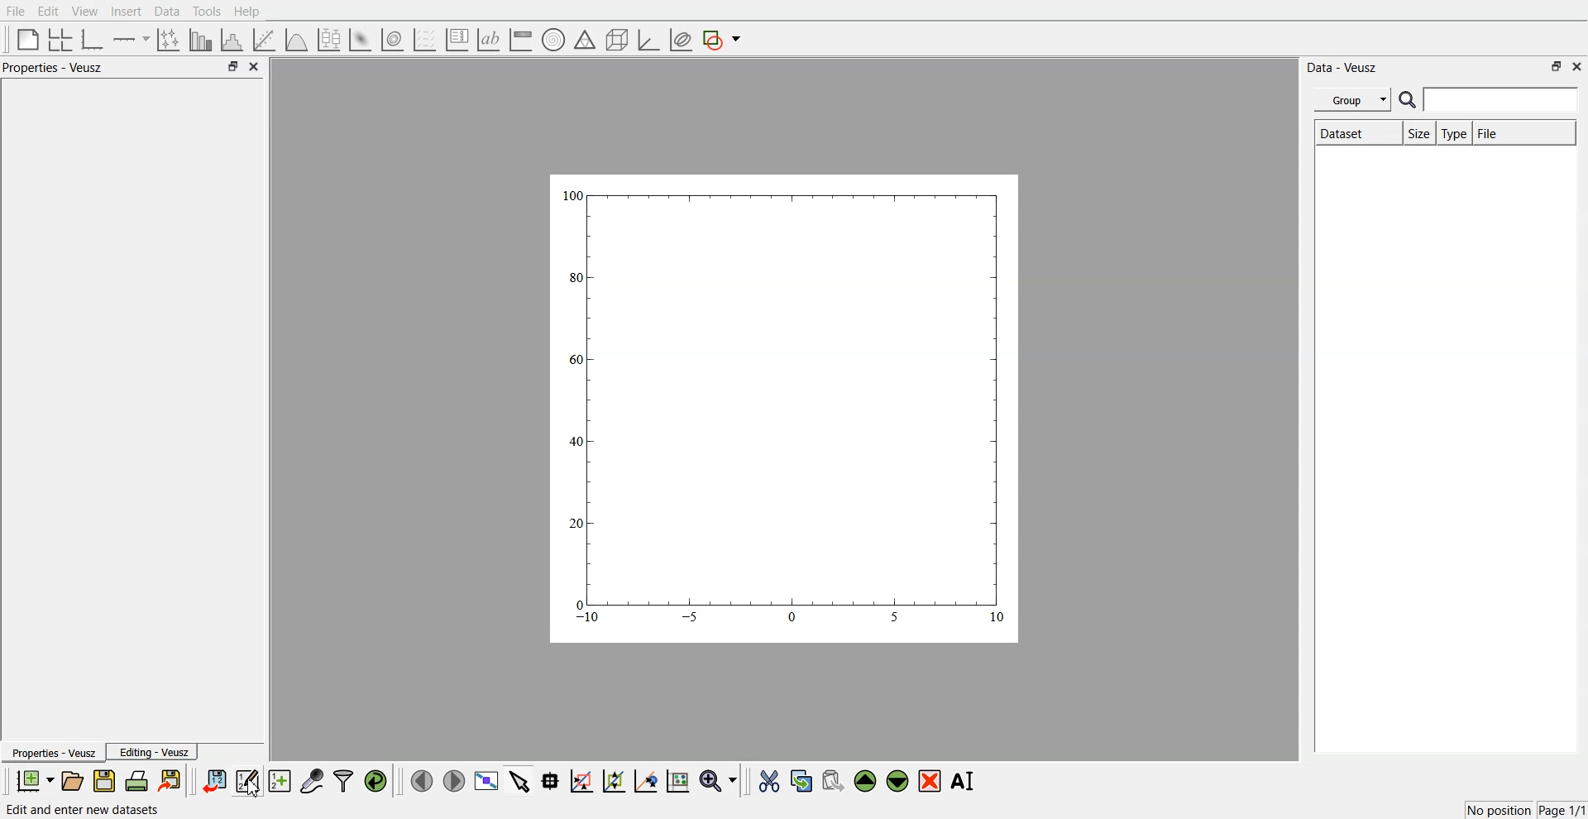  What do you see at coordinates (718, 782) in the screenshot?
I see `zoom funtions` at bounding box center [718, 782].